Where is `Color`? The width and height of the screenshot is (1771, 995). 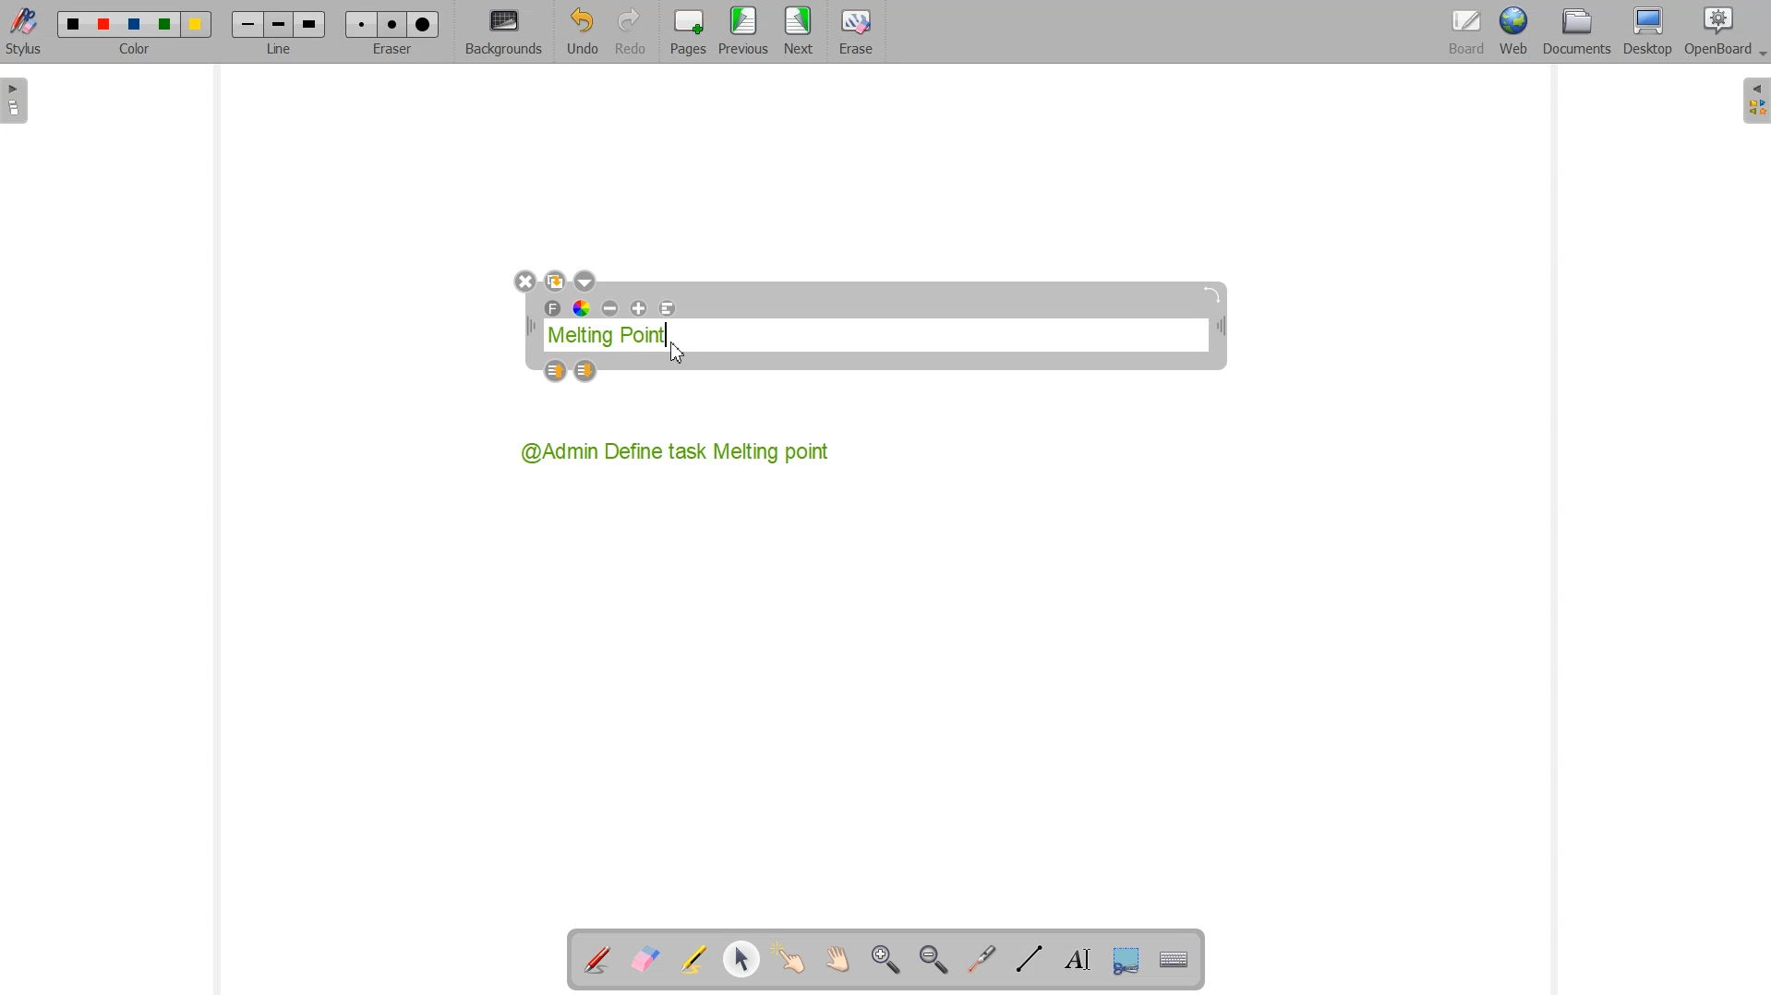 Color is located at coordinates (138, 33).